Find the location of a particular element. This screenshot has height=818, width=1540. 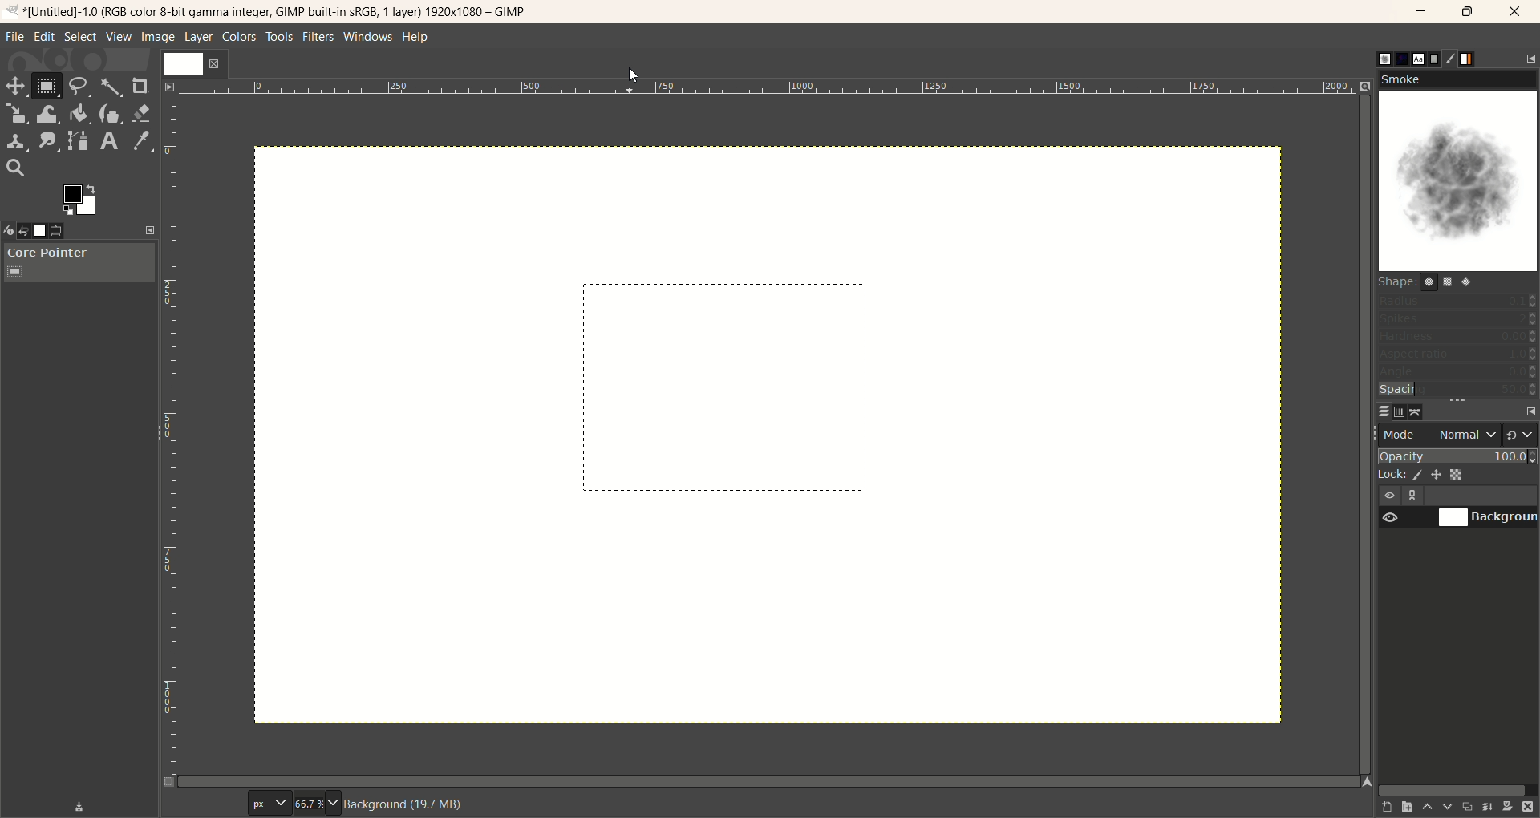

colors is located at coordinates (239, 37).